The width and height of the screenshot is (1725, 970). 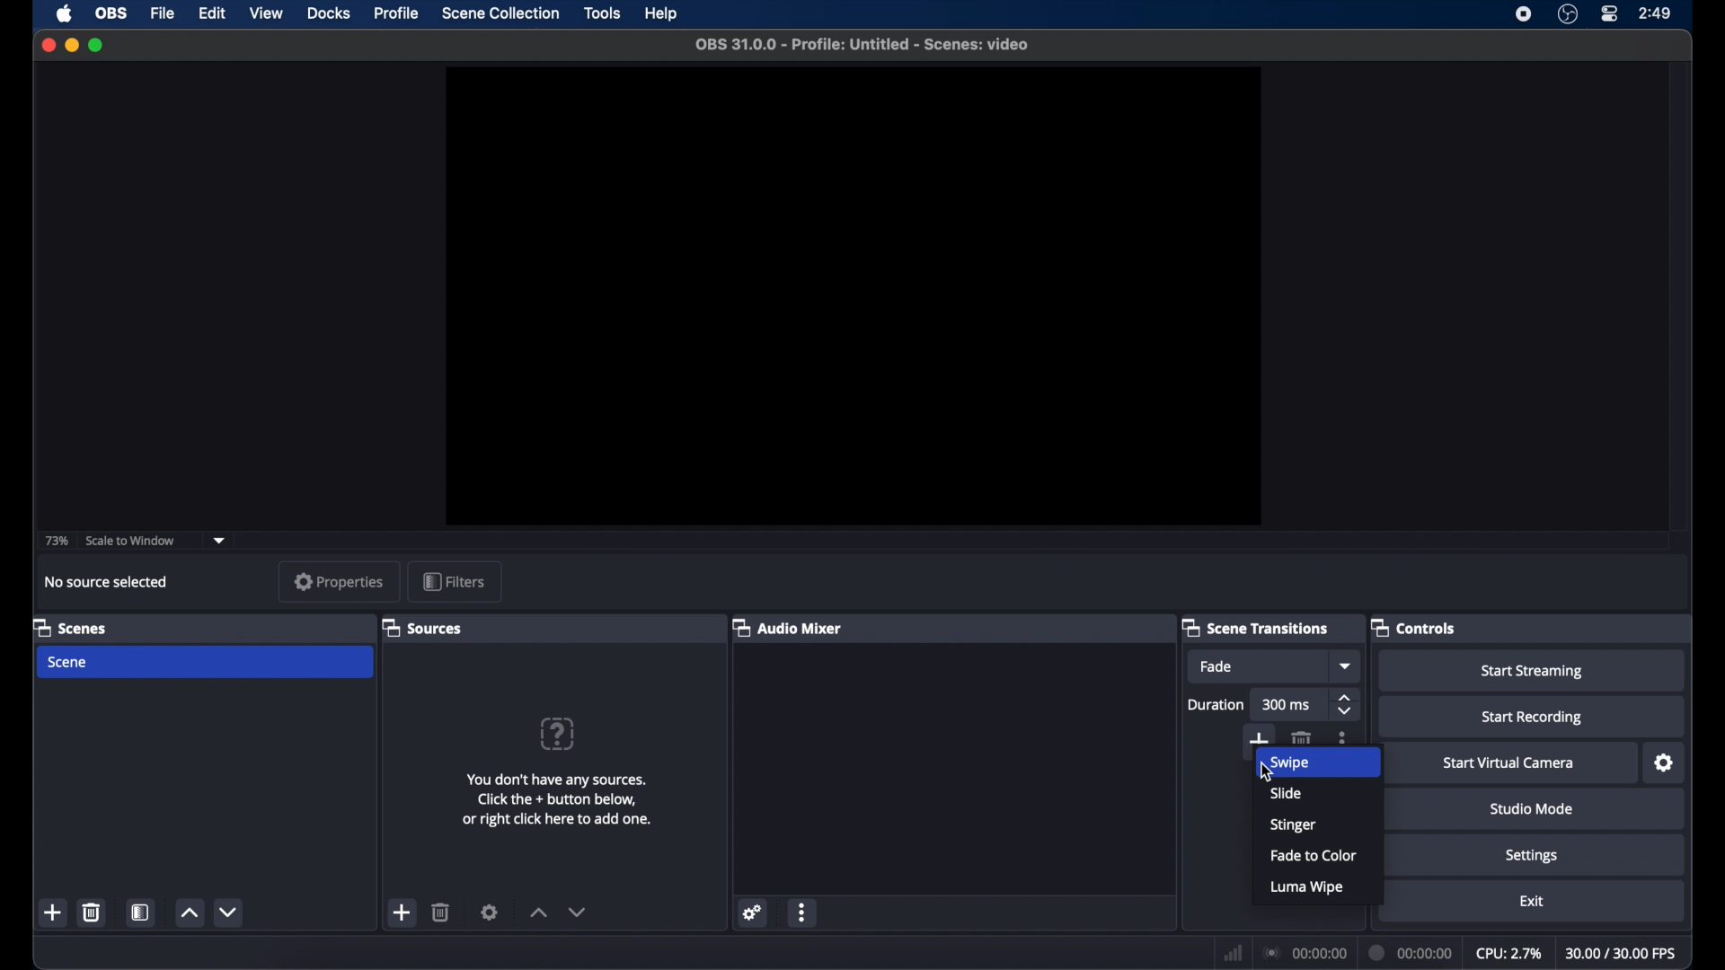 I want to click on delete, so click(x=441, y=912).